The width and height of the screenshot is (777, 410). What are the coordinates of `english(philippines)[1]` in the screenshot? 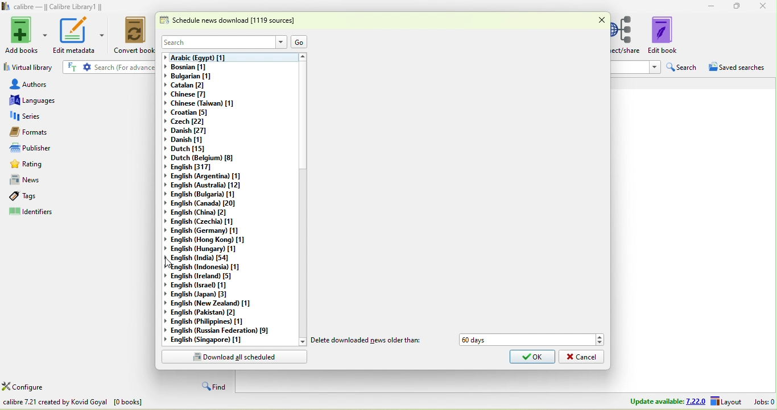 It's located at (219, 322).